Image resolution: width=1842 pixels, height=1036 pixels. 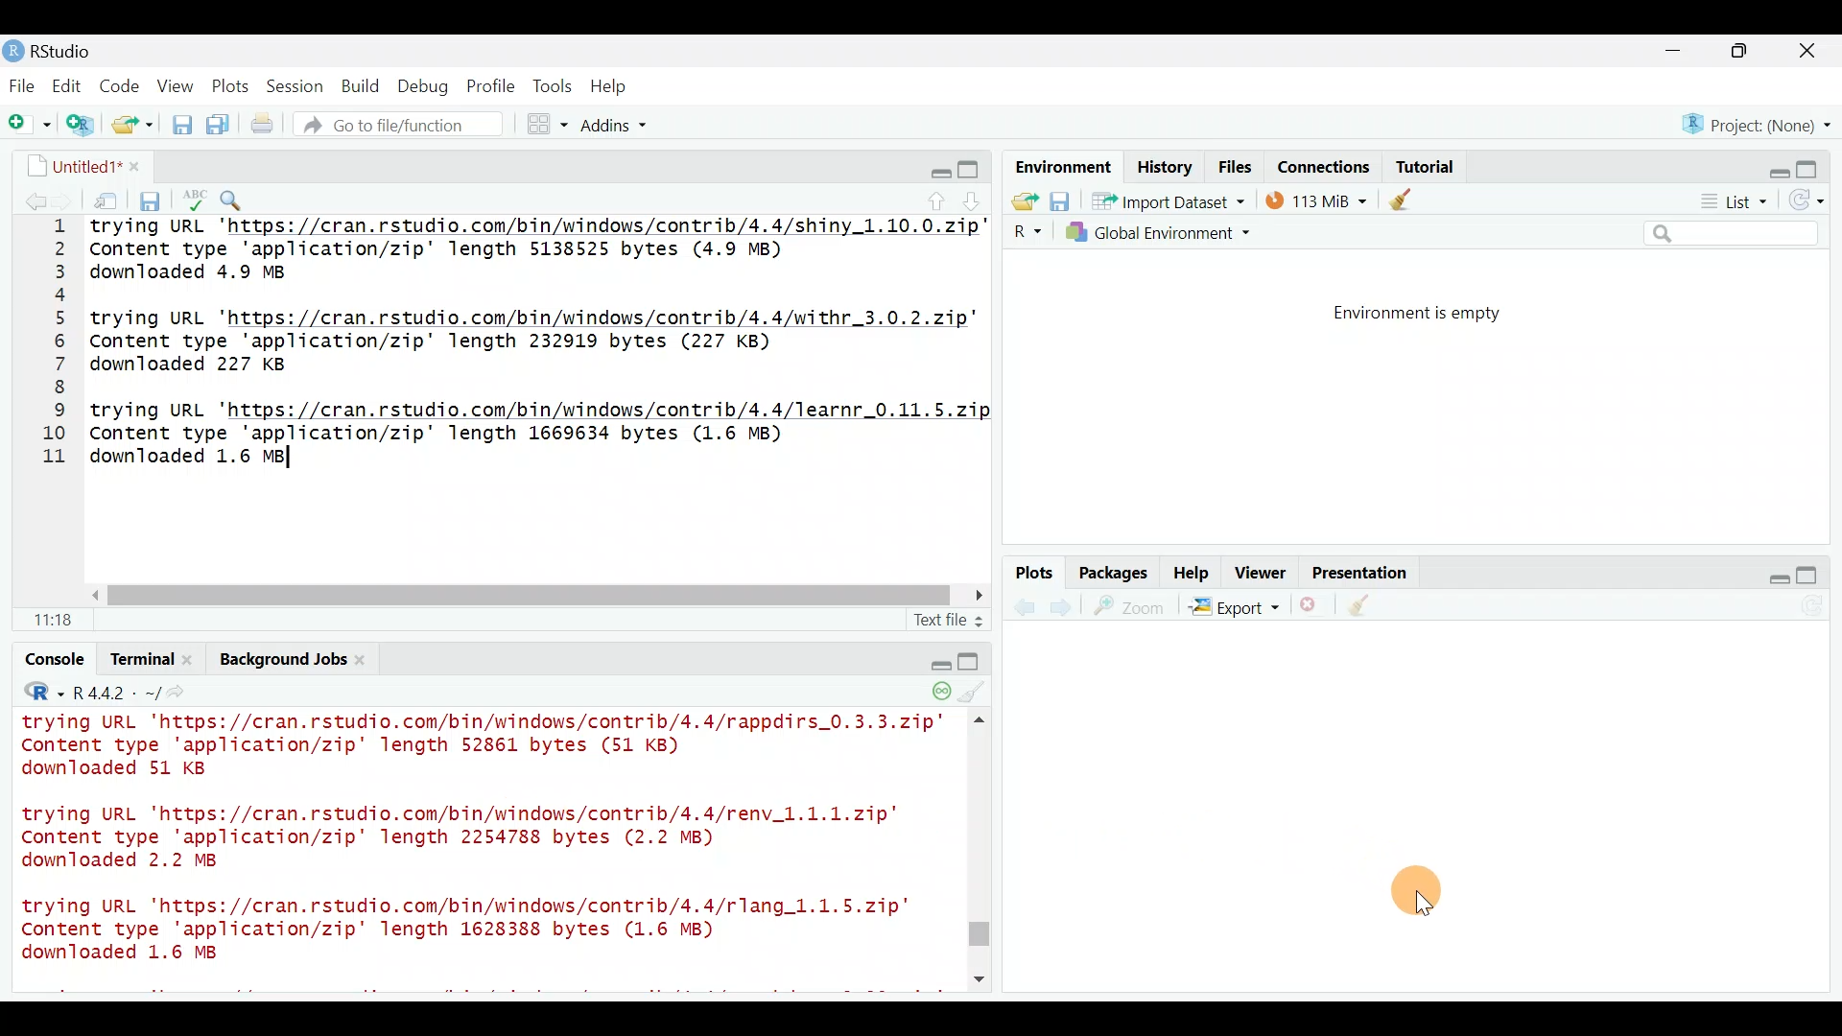 I want to click on trying URL 'https://cran.rstudio.com/bin/windows/contrib/4.4/rlang_1.1.5.zip"
Content type 'application/zip' length 1628388 bytes (1.6 MB)
downloaded 1.6 MB, so click(x=464, y=933).